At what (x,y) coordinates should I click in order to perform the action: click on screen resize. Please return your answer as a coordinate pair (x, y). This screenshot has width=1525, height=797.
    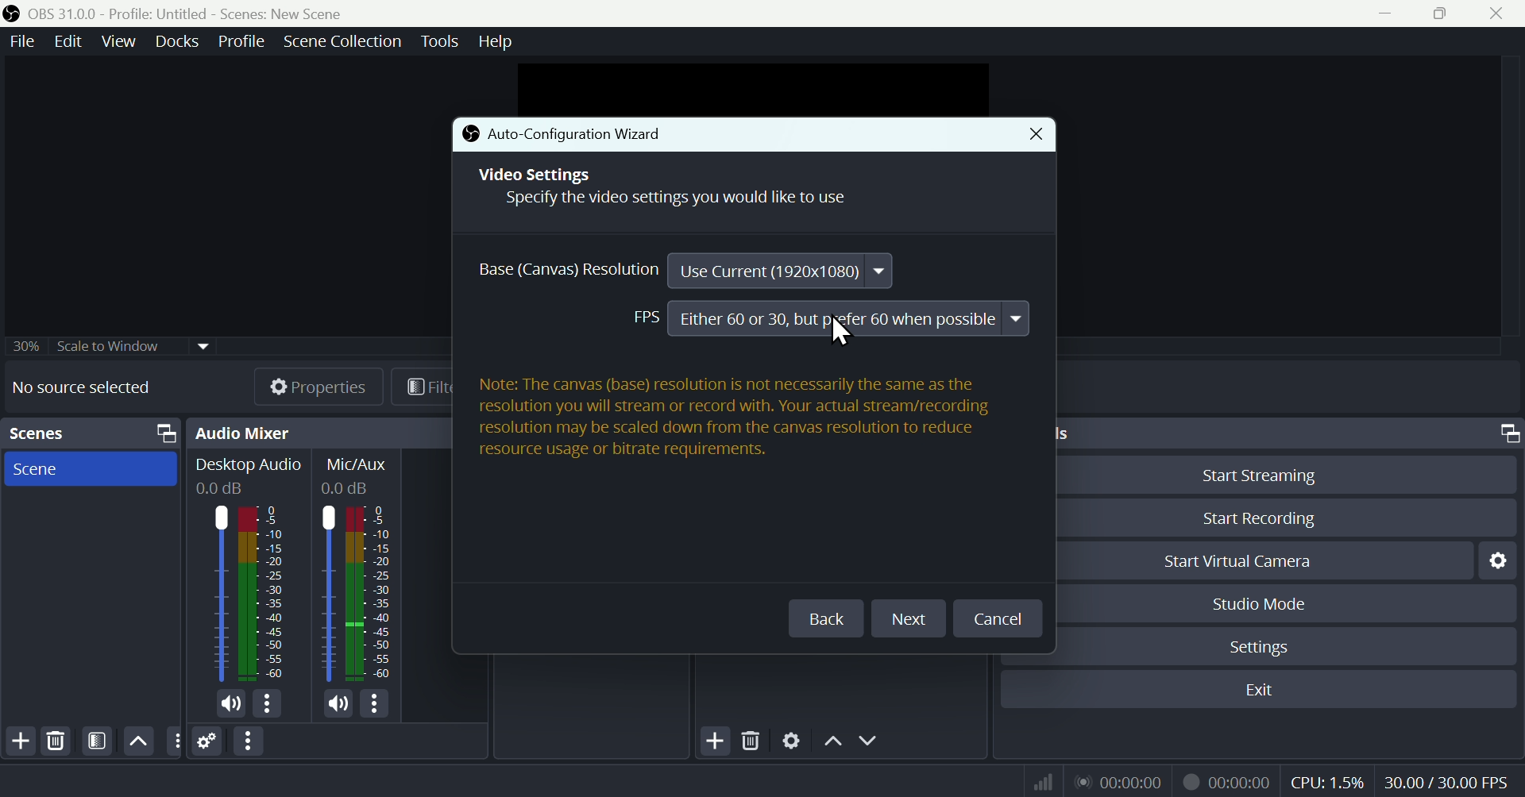
    Looking at the image, I should click on (1505, 433).